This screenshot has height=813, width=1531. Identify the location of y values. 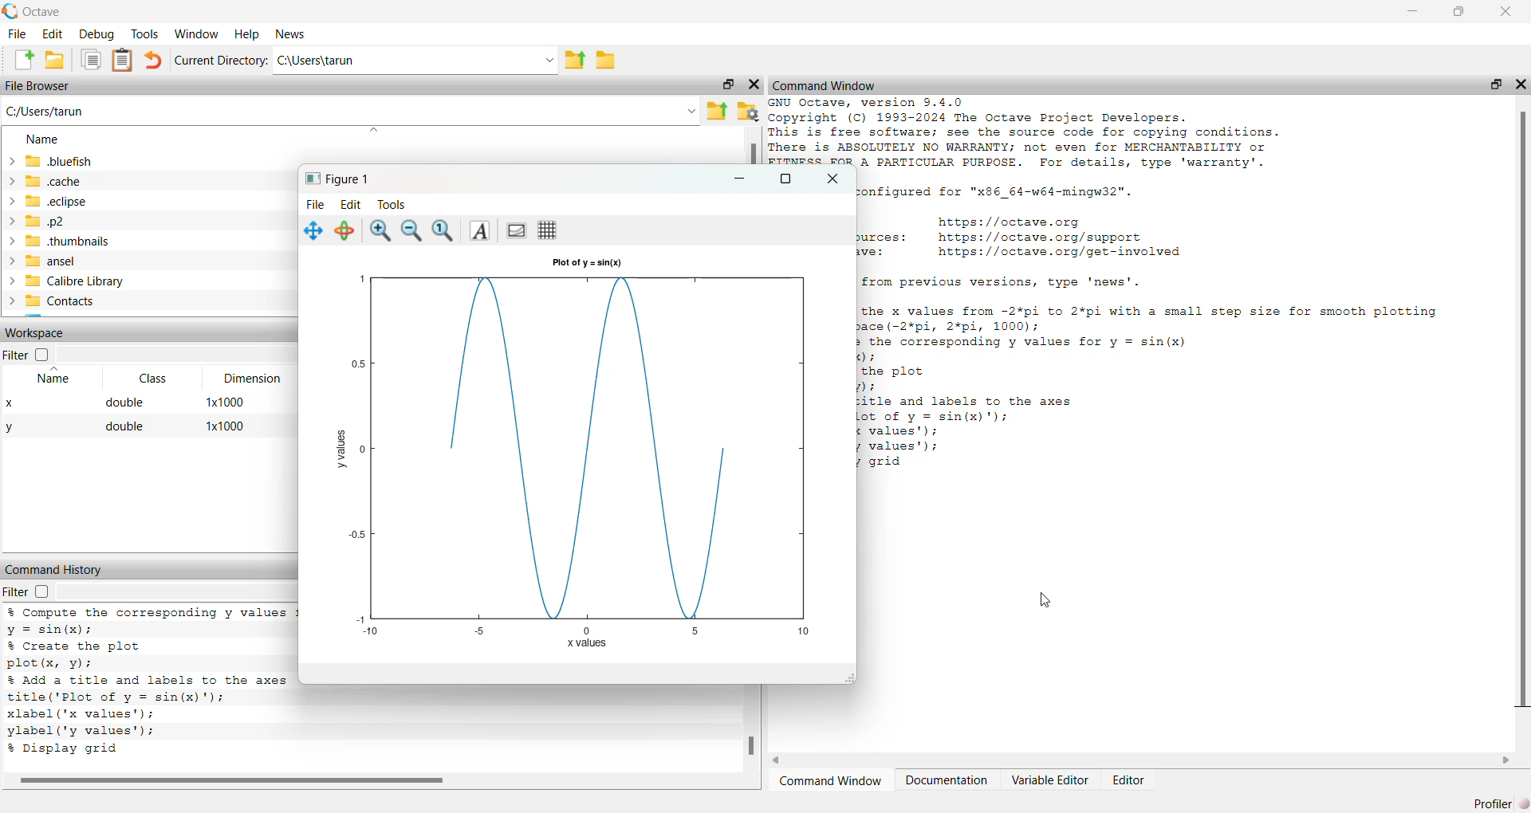
(340, 448).